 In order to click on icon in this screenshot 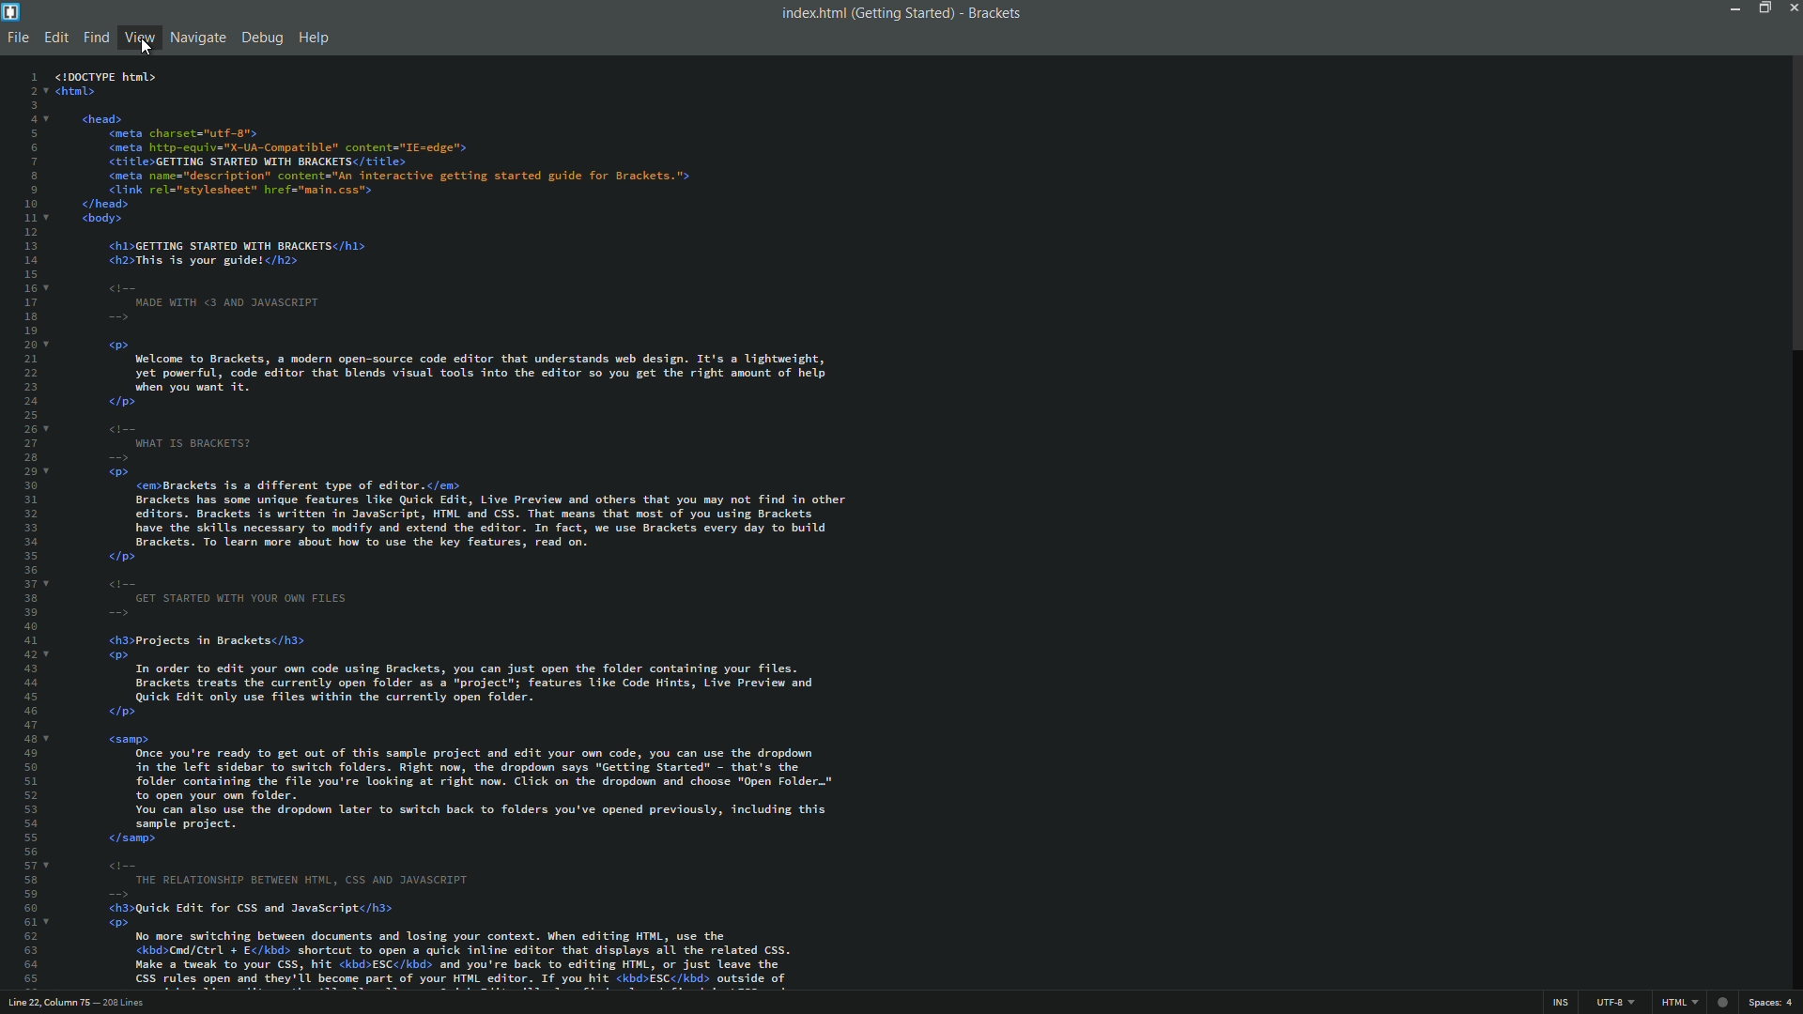, I will do `click(1723, 1003)`.